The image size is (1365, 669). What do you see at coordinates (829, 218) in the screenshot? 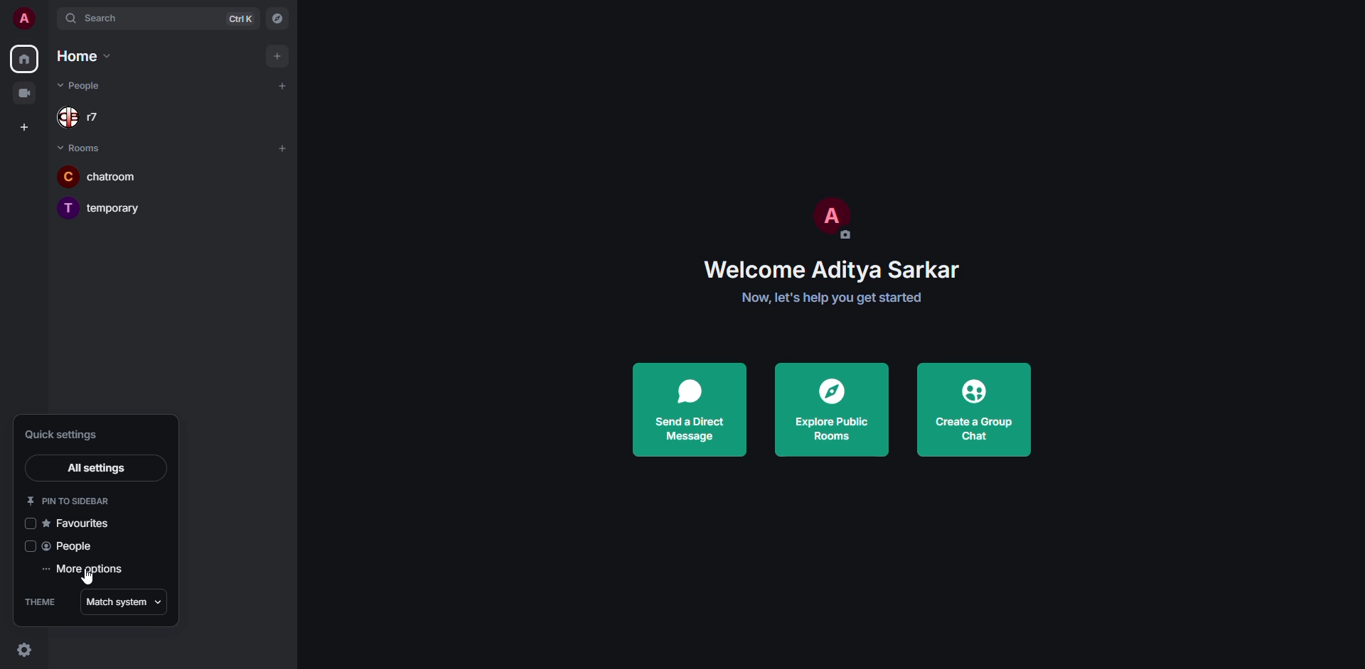
I see `profile pic` at bounding box center [829, 218].